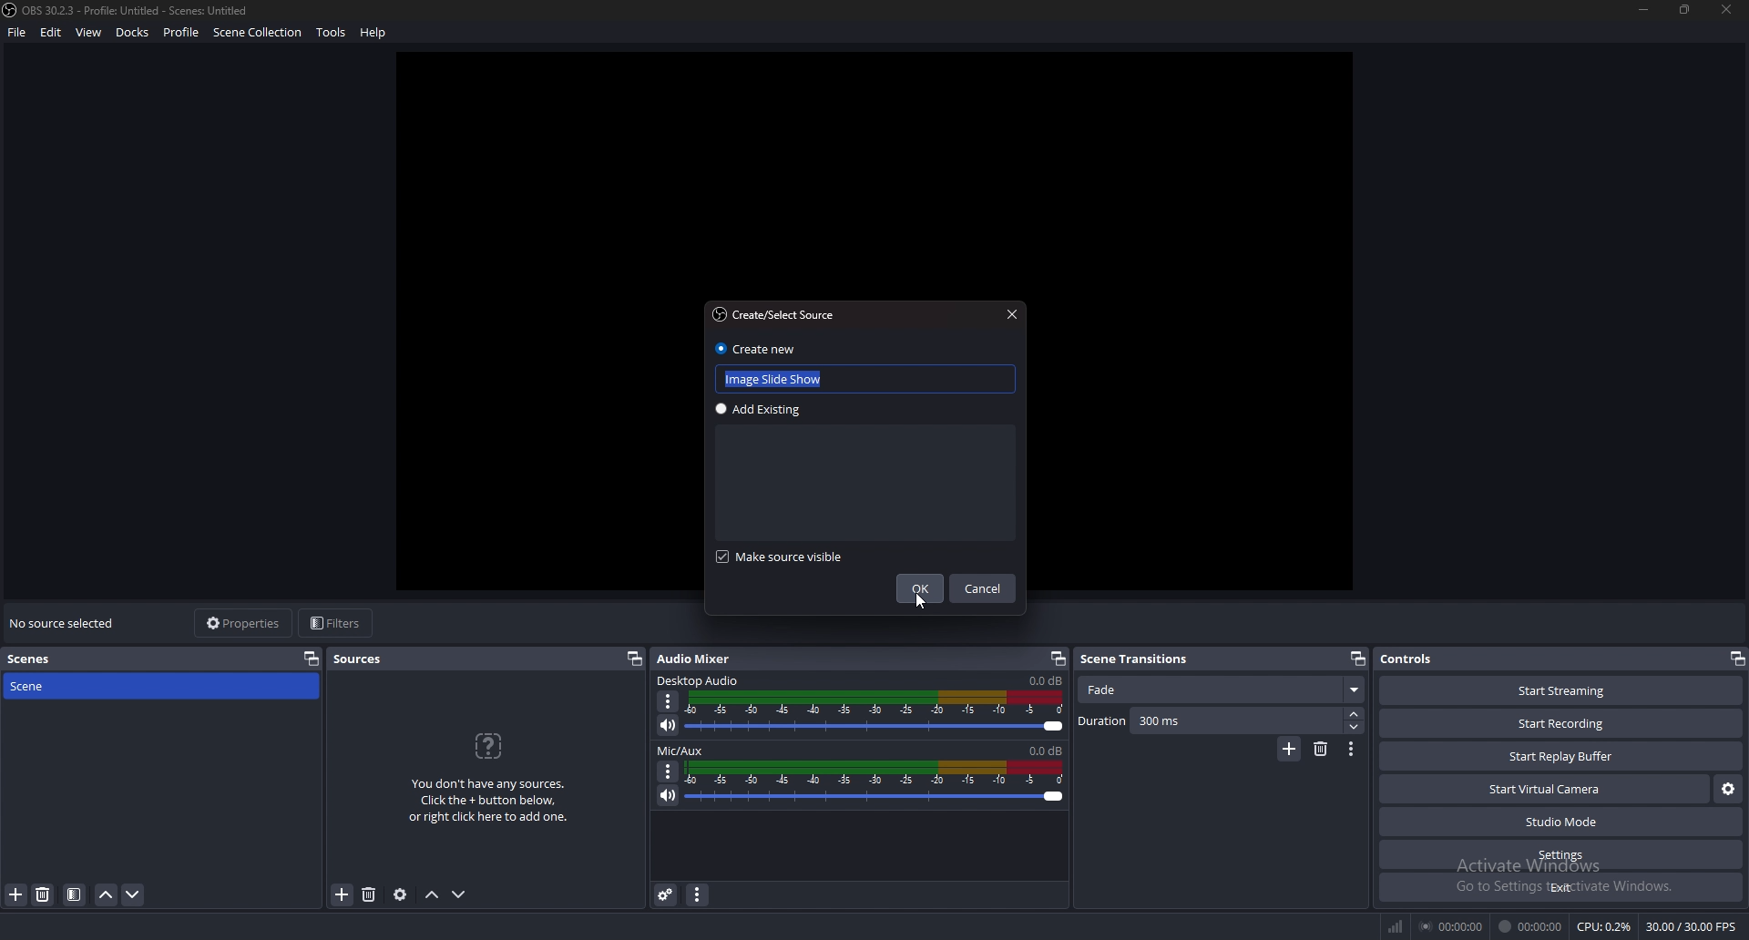 The image size is (1749, 940). What do you see at coordinates (367, 660) in the screenshot?
I see `sources` at bounding box center [367, 660].